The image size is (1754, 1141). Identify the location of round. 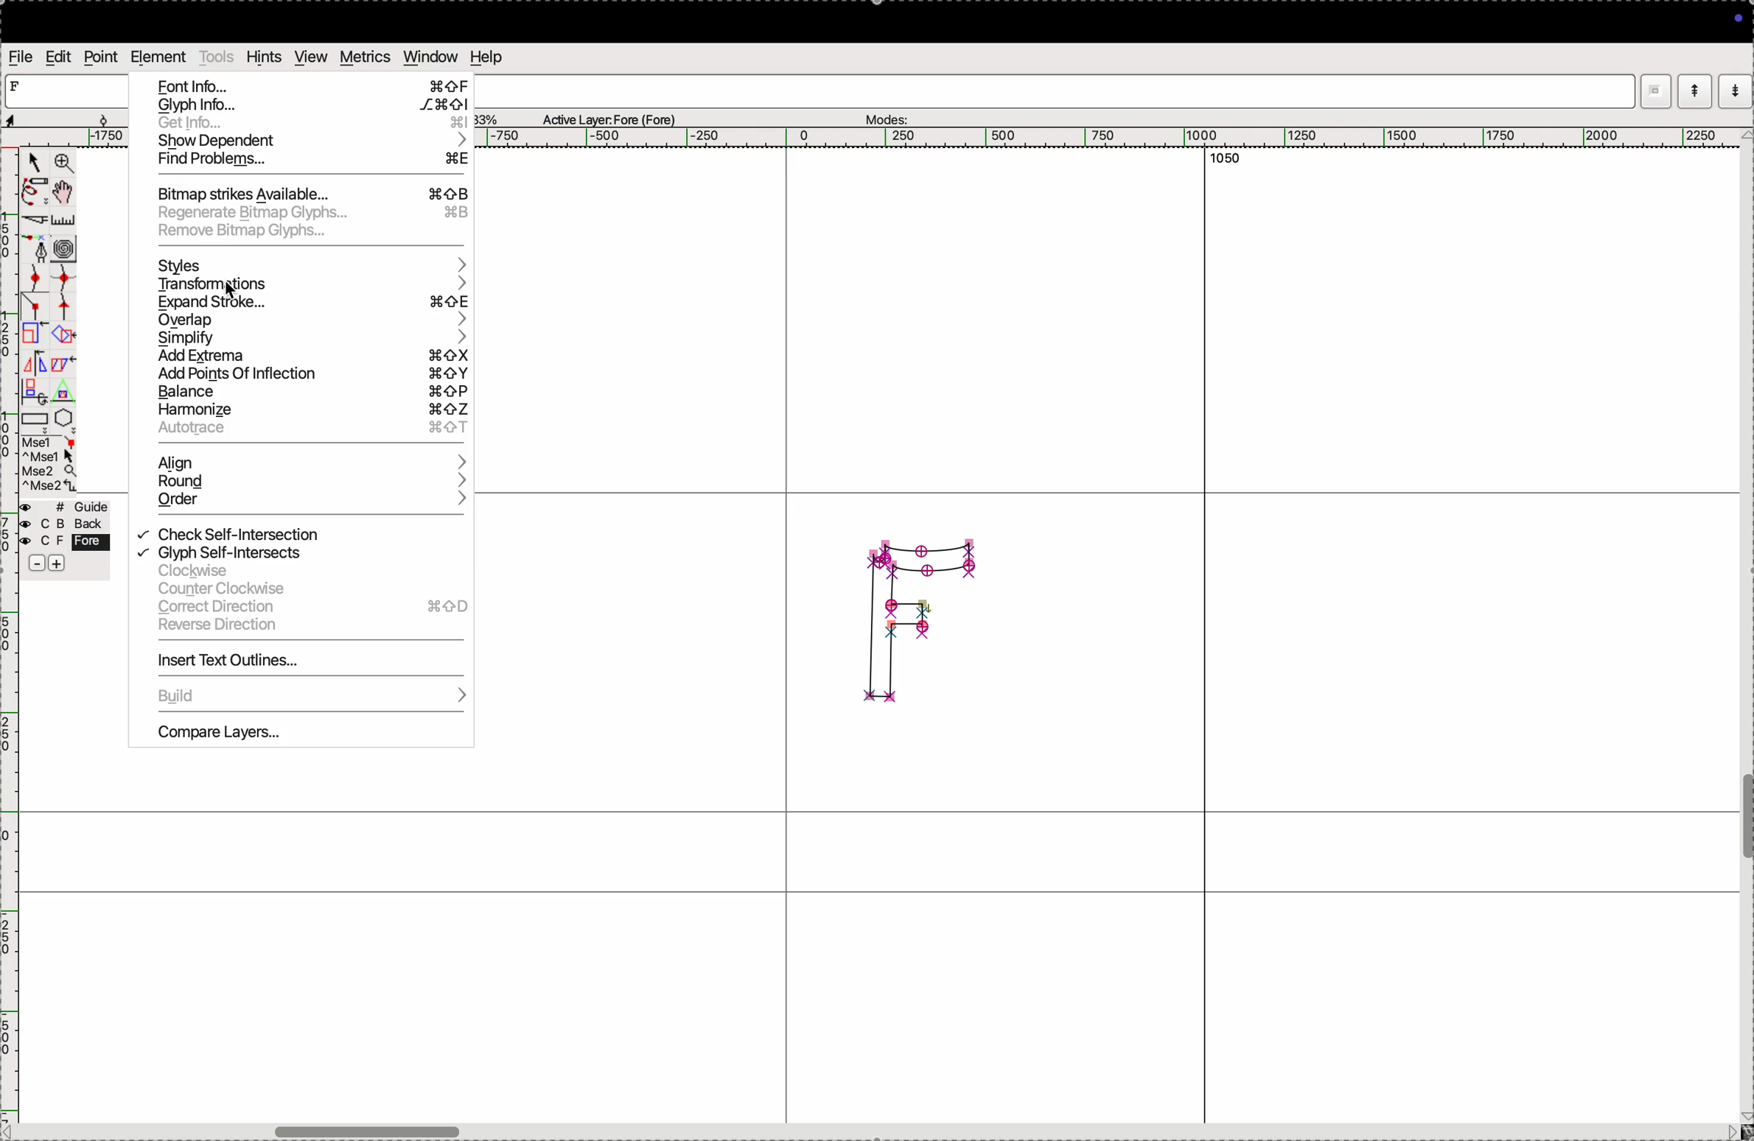
(307, 481).